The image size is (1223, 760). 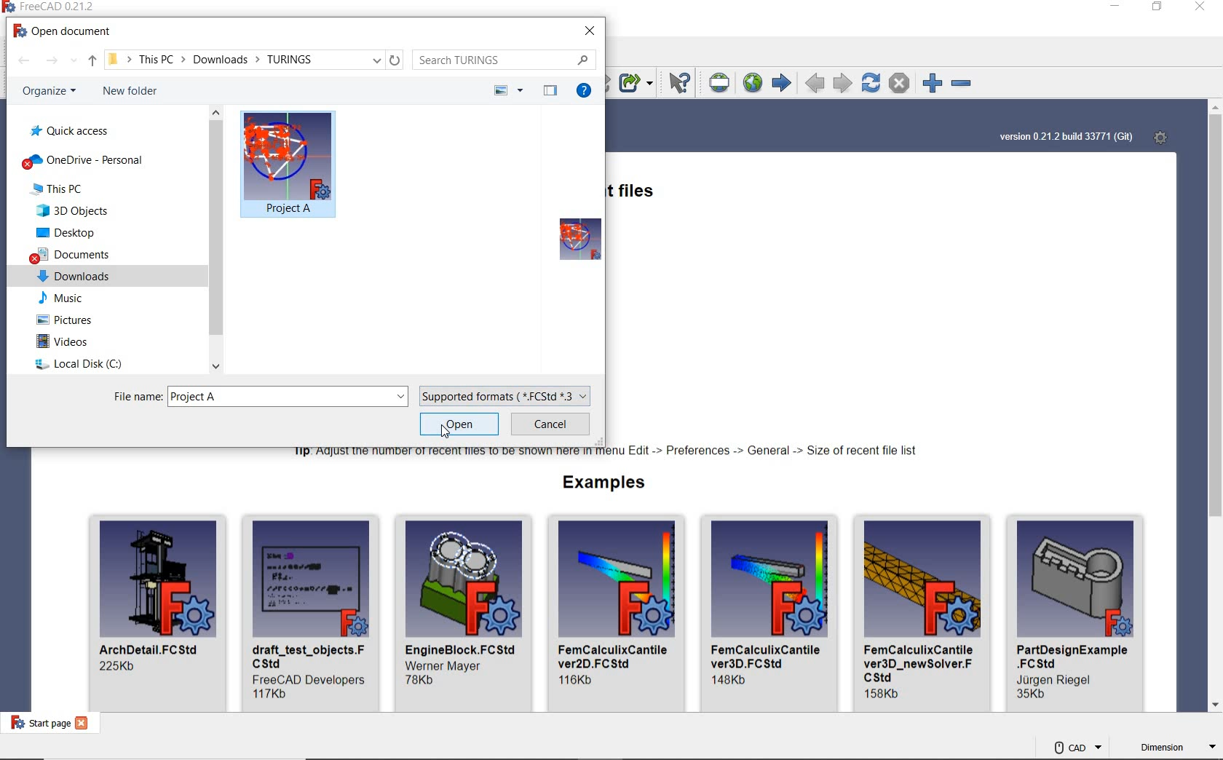 I want to click on SET URL, so click(x=721, y=83).